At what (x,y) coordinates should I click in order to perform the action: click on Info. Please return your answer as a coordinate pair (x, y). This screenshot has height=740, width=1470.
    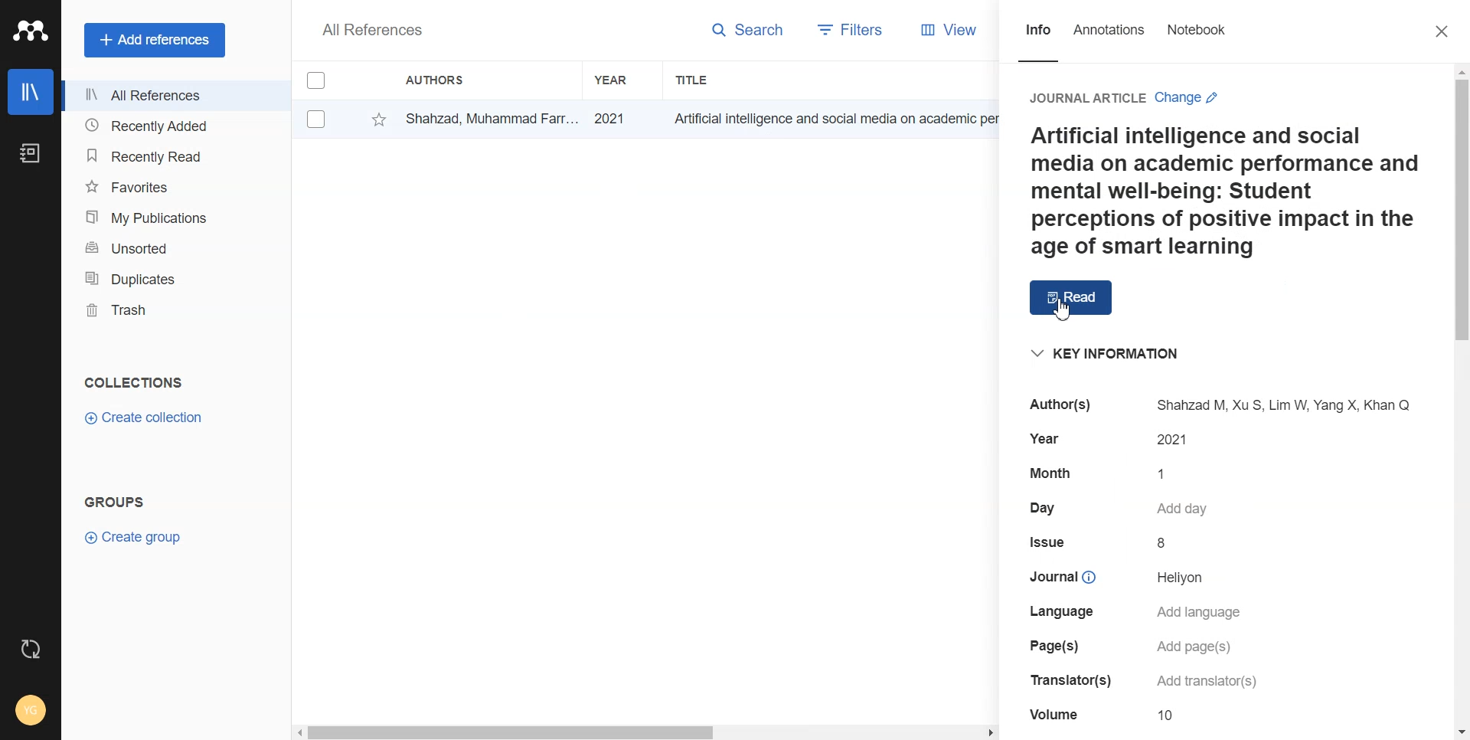
    Looking at the image, I should click on (1036, 33).